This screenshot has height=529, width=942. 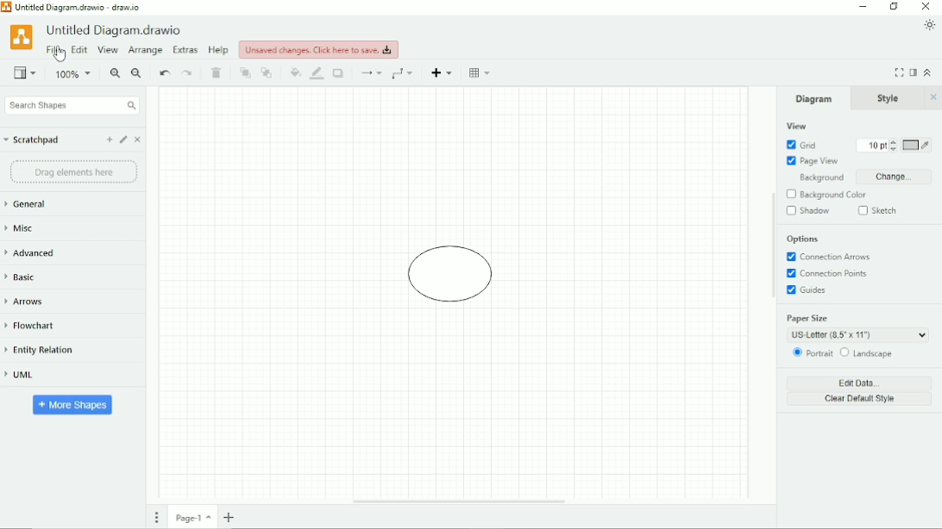 I want to click on Help, so click(x=219, y=49).